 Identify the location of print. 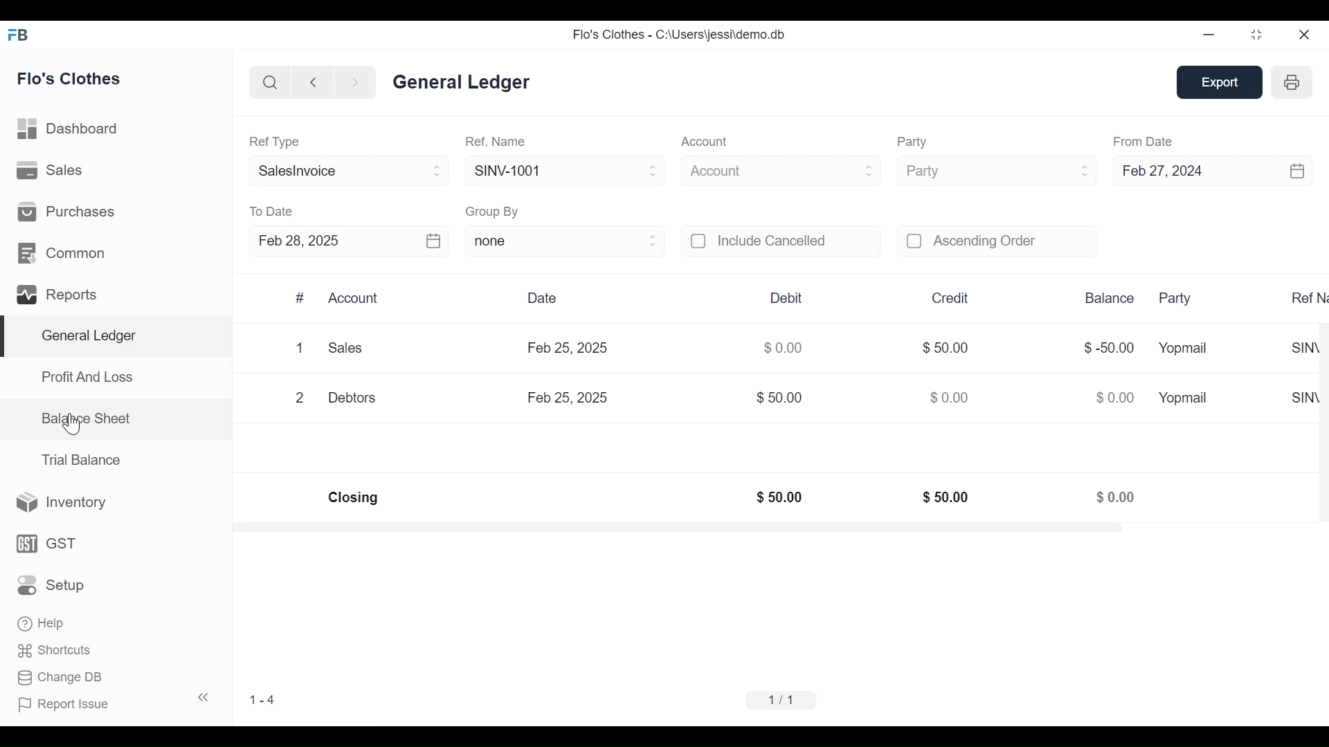
(1294, 82).